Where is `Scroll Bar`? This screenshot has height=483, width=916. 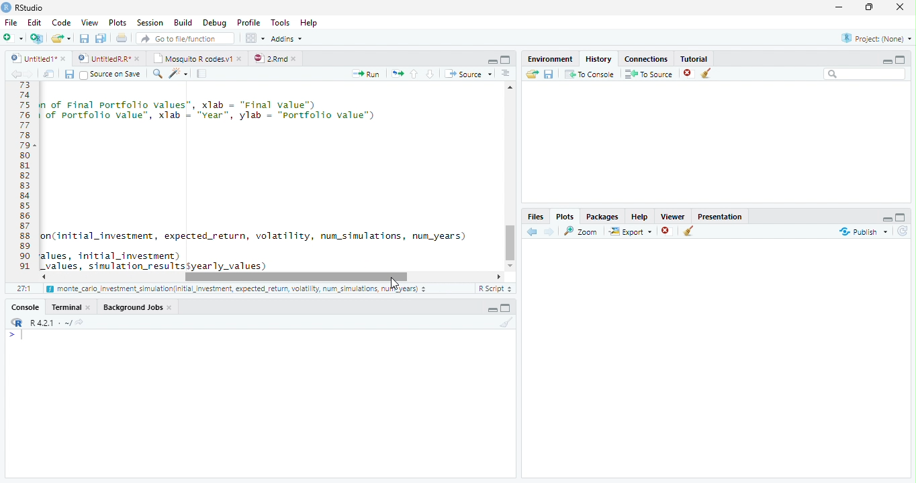
Scroll Bar is located at coordinates (510, 240).